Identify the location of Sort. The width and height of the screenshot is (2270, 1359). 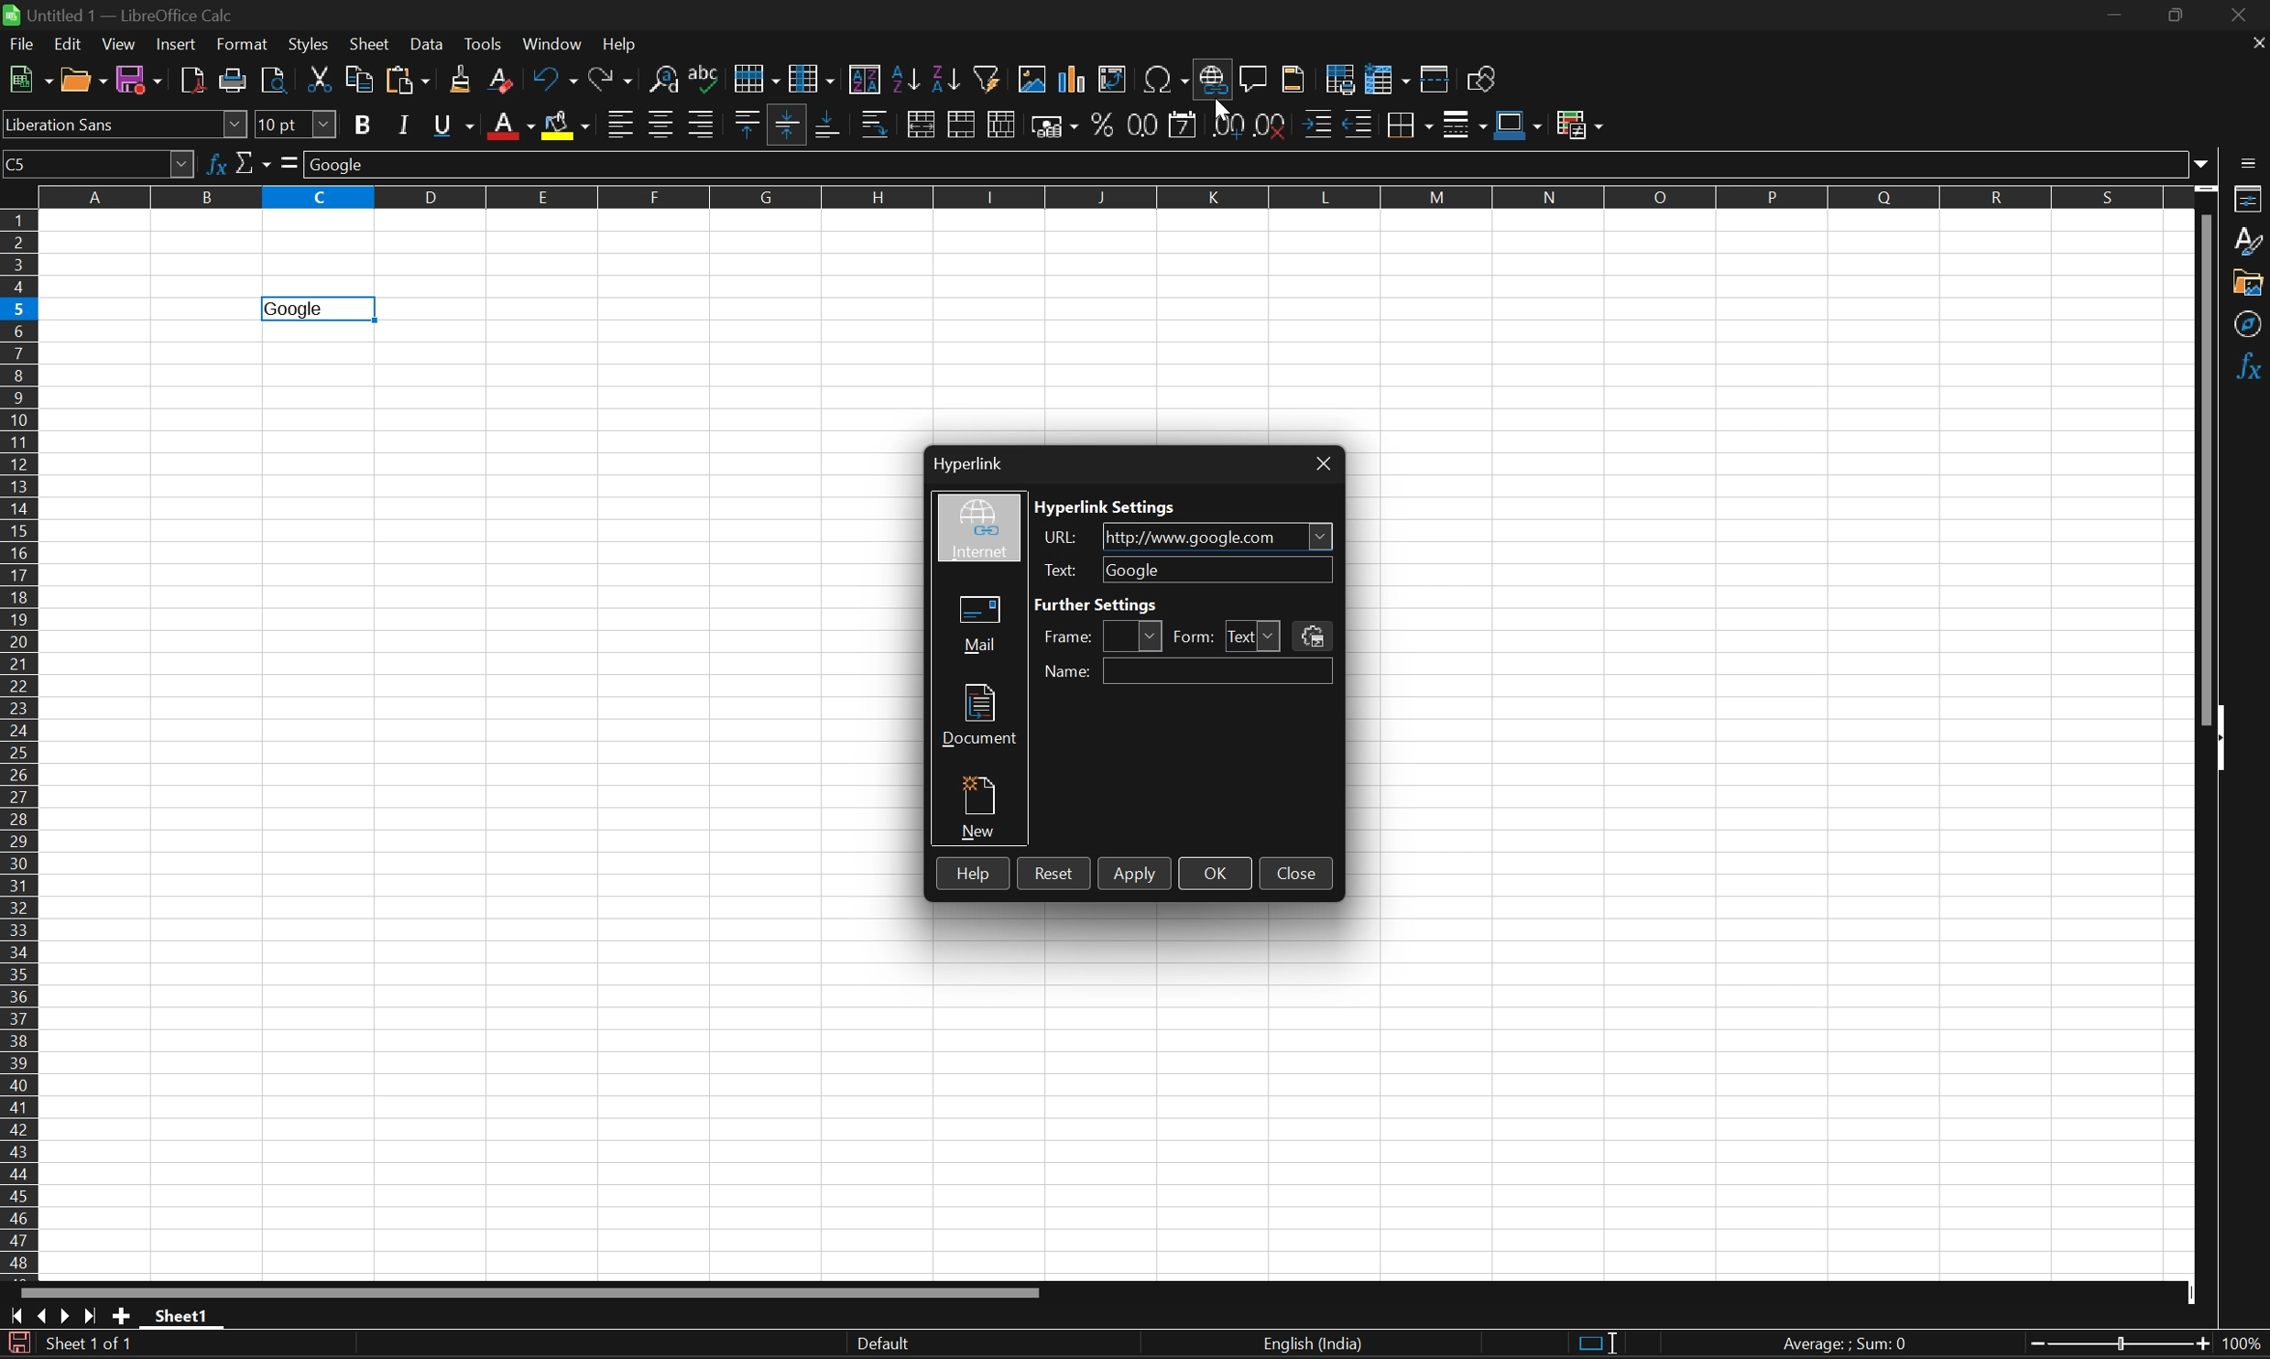
(864, 78).